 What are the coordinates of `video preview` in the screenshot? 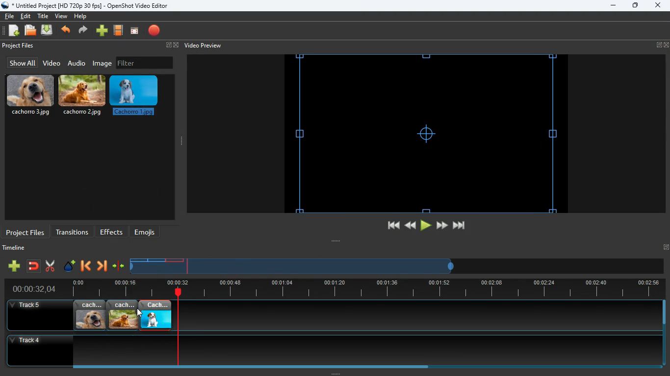 It's located at (202, 46).